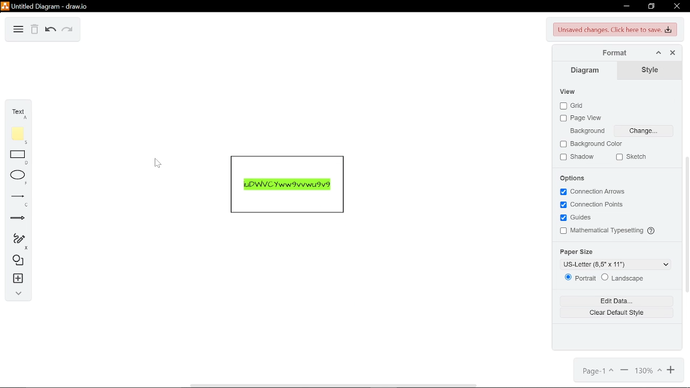 The width and height of the screenshot is (690, 388). Describe the element at coordinates (581, 278) in the screenshot. I see `portrait` at that location.